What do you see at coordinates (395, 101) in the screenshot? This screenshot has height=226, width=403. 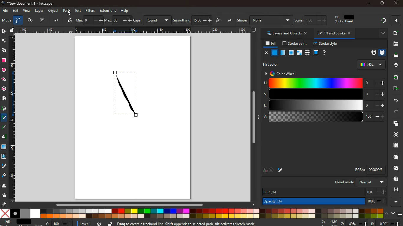 I see `back` at bounding box center [395, 101].